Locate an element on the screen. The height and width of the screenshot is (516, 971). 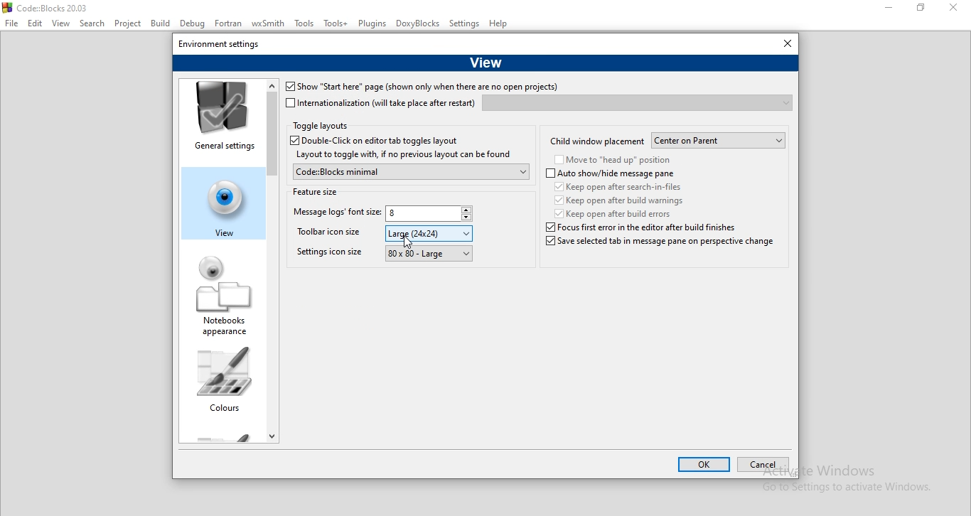
Project is located at coordinates (130, 23).